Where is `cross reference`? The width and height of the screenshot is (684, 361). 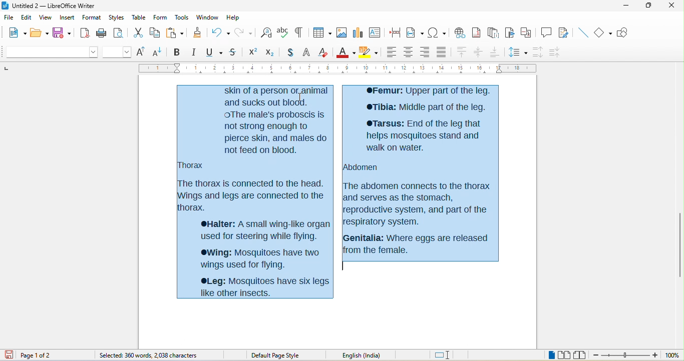 cross reference is located at coordinates (526, 32).